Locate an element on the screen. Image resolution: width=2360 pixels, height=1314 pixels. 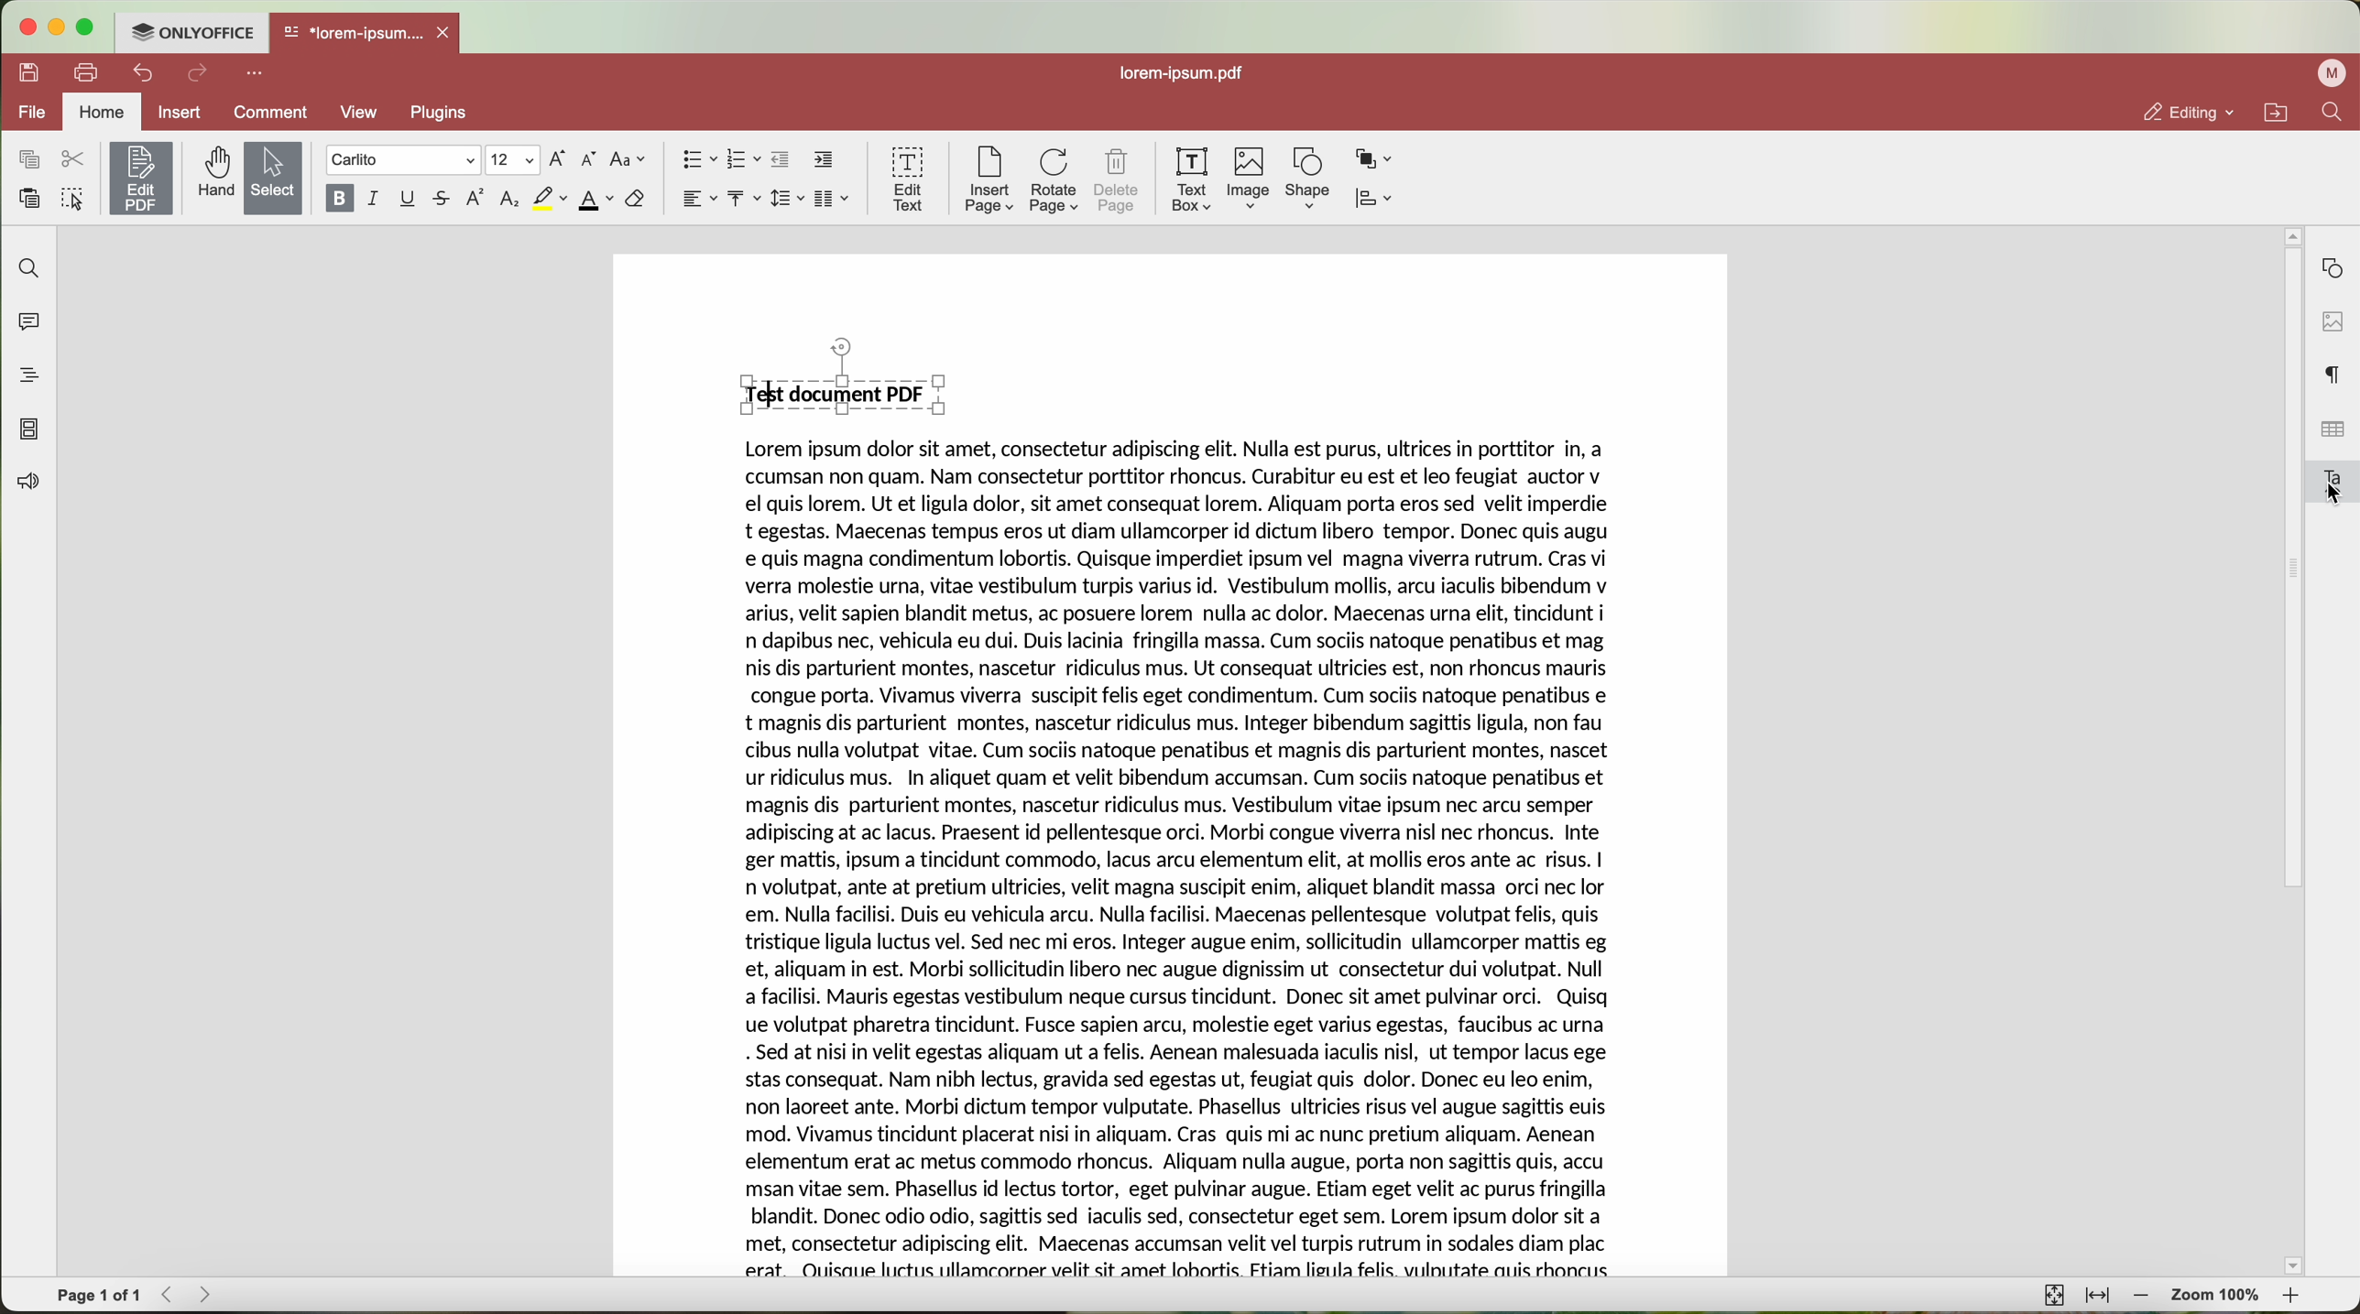
size font is located at coordinates (510, 160).